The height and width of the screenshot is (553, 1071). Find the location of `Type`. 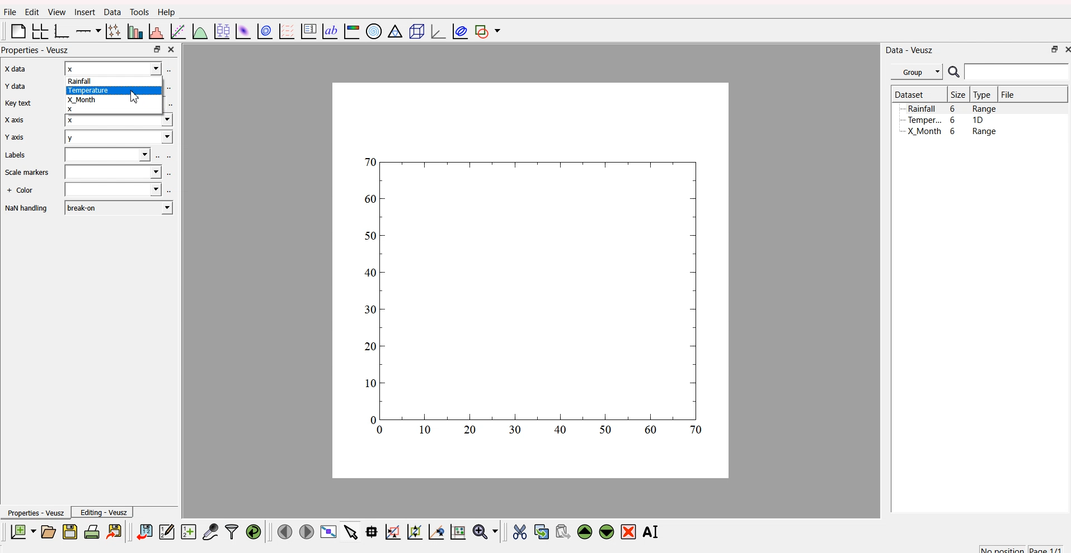

Type is located at coordinates (983, 95).